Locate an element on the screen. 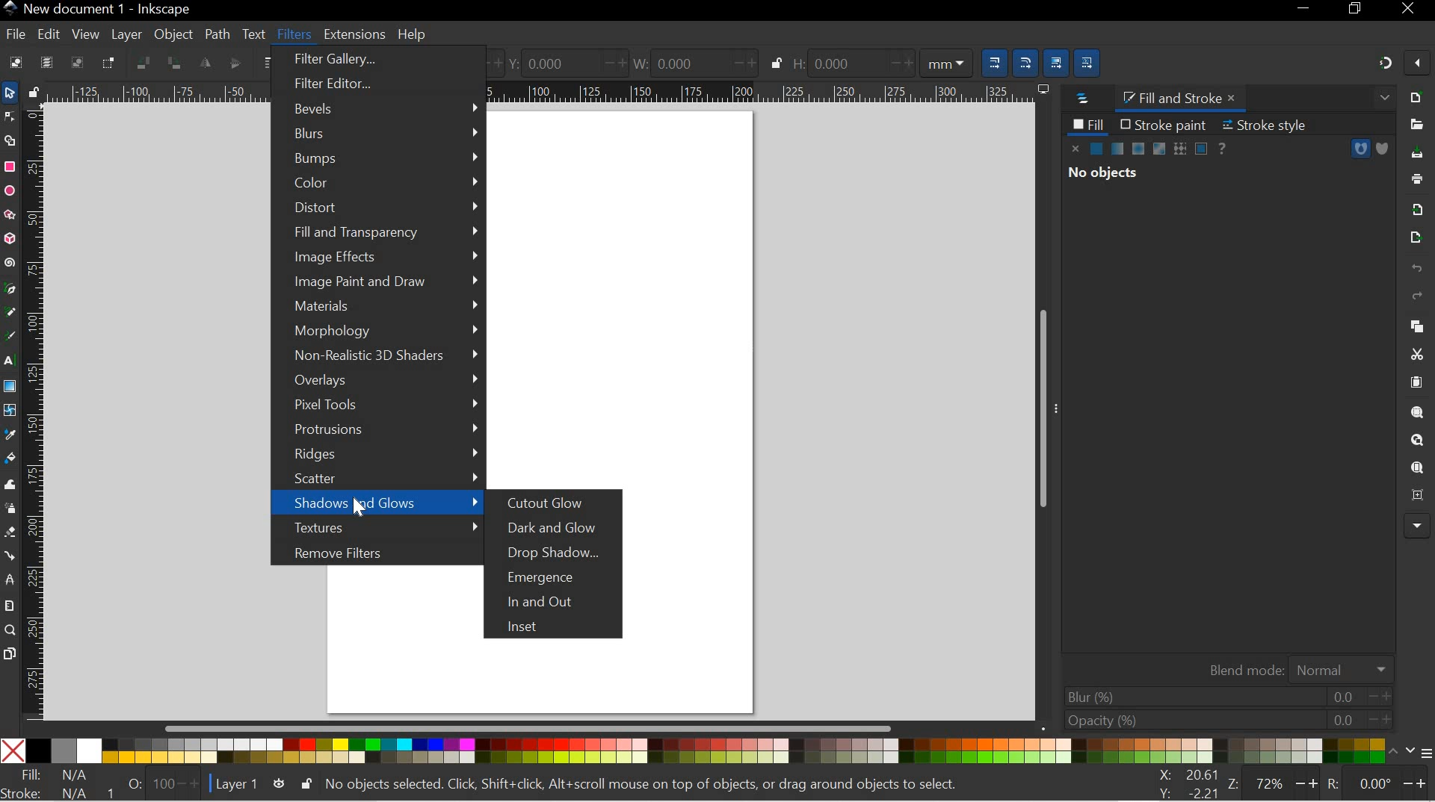  DISPLAY OPTIONS is located at coordinates (1042, 89).